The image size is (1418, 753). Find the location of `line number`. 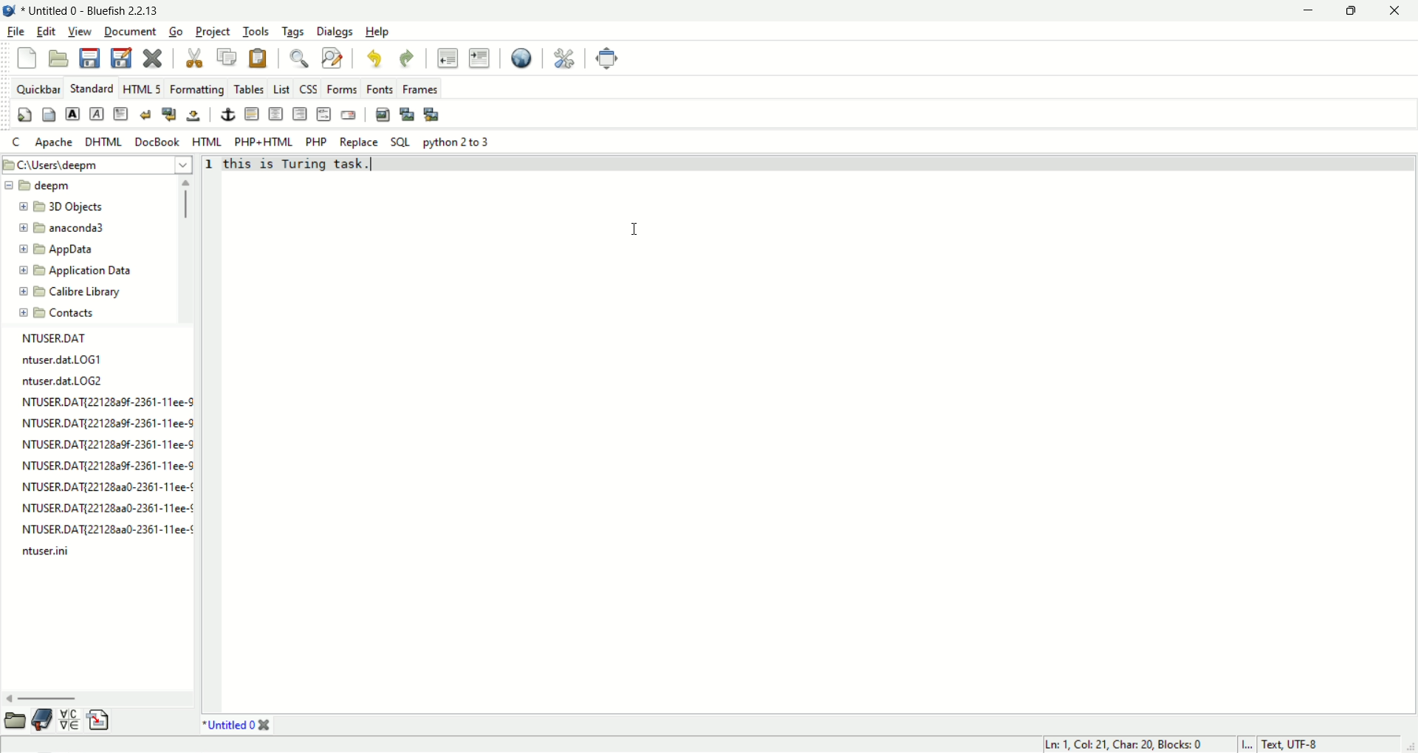

line number is located at coordinates (211, 435).